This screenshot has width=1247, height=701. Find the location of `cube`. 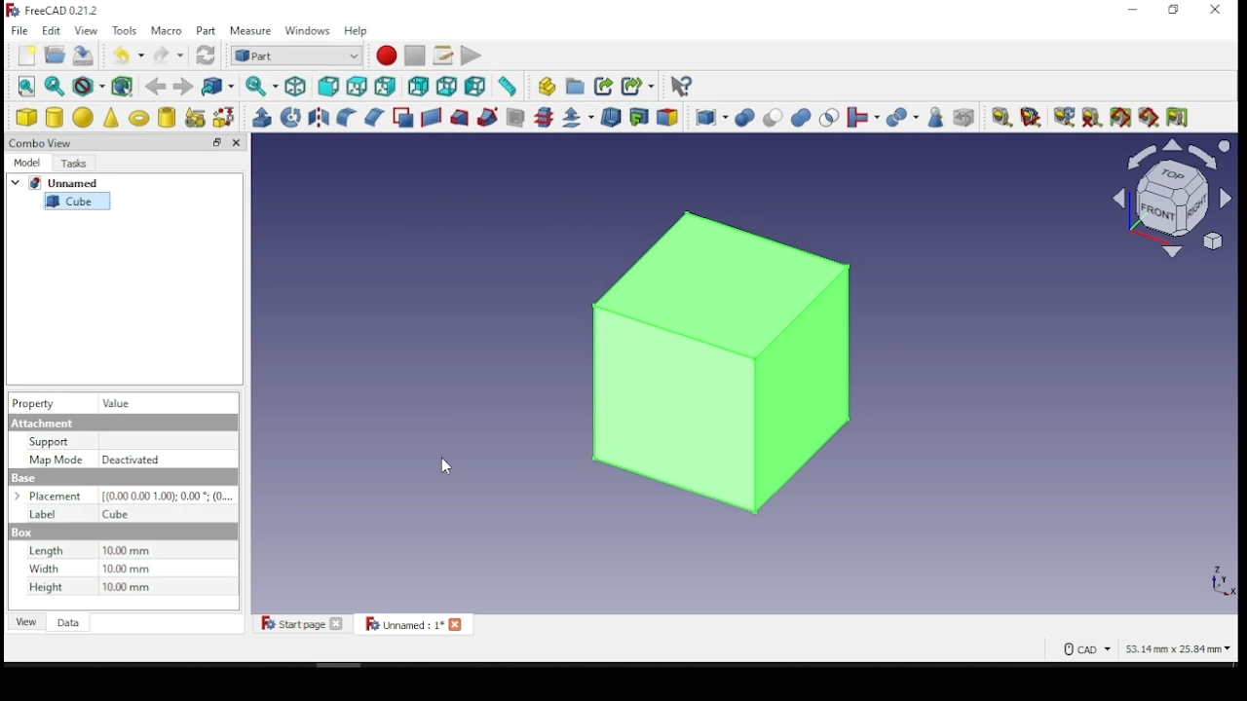

cube is located at coordinates (78, 201).